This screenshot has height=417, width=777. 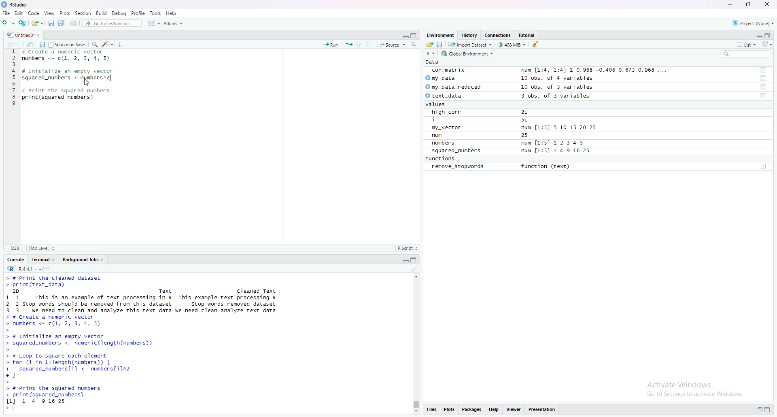 I want to click on Activate Windows
Go to Settings to activate Windows., so click(x=696, y=387).